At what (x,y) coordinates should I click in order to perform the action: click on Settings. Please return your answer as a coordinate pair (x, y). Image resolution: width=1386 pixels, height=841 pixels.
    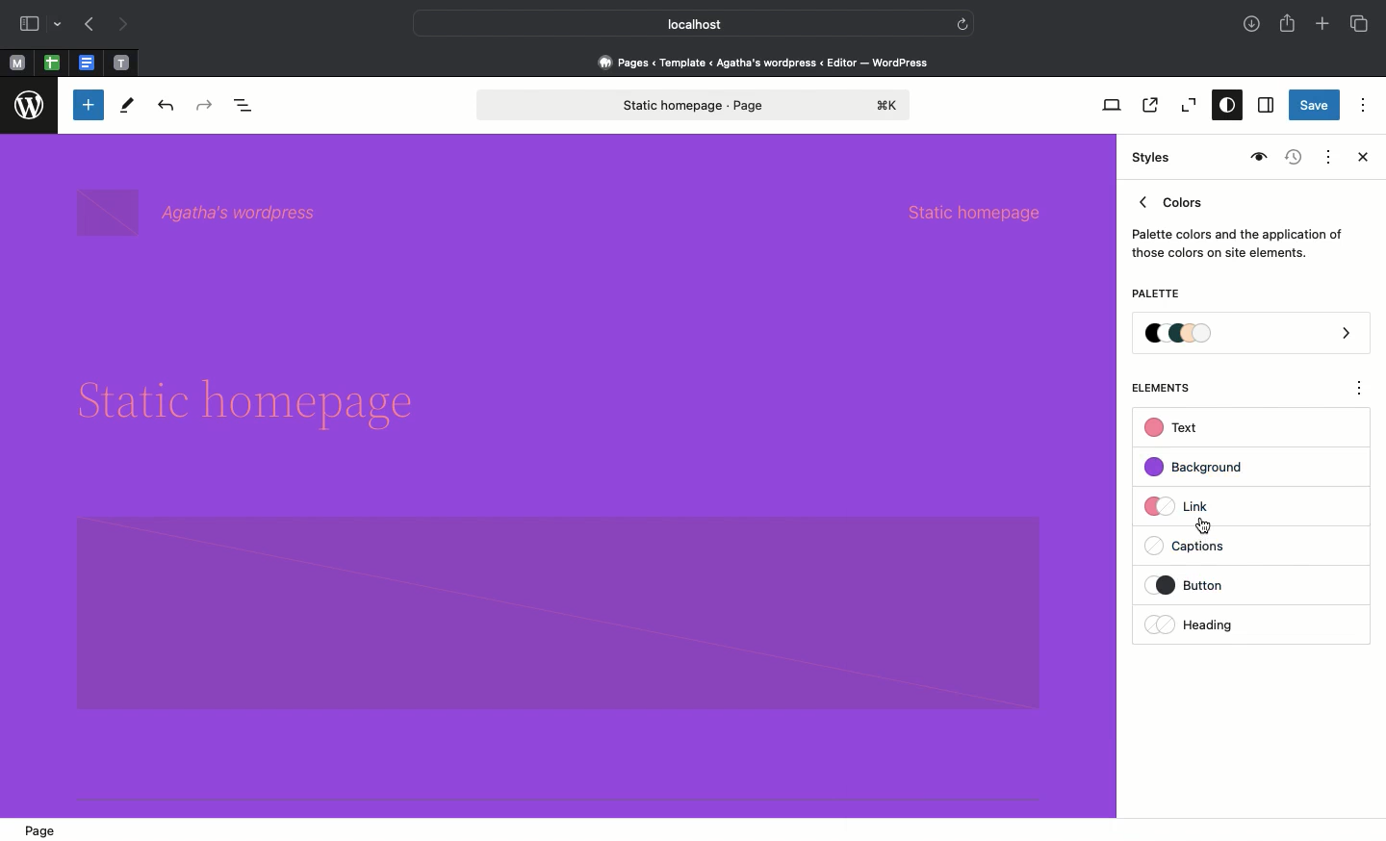
    Looking at the image, I should click on (1264, 106).